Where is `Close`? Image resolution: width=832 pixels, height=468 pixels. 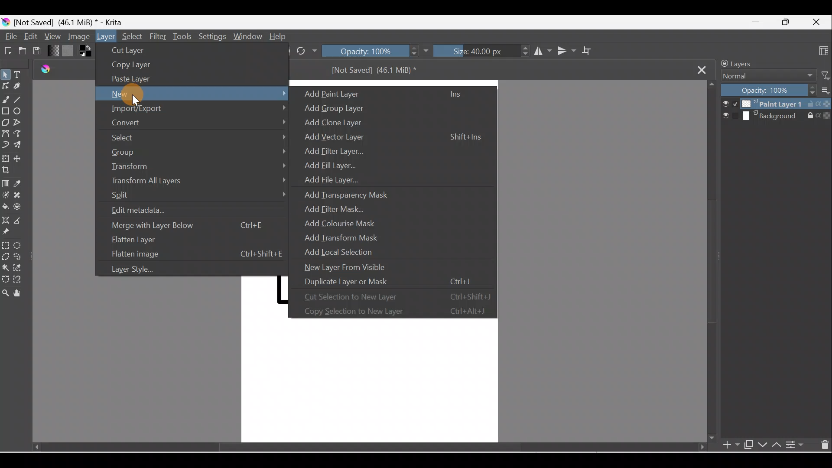 Close is located at coordinates (818, 20).